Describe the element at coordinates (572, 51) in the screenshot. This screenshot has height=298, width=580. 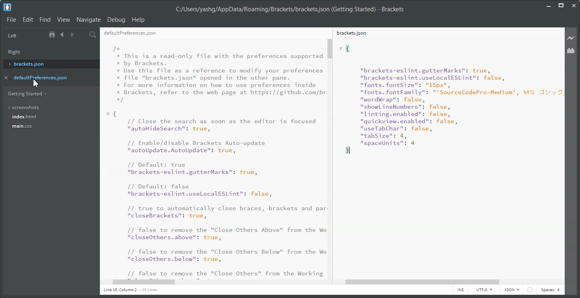
I see `Extension Manager` at that location.